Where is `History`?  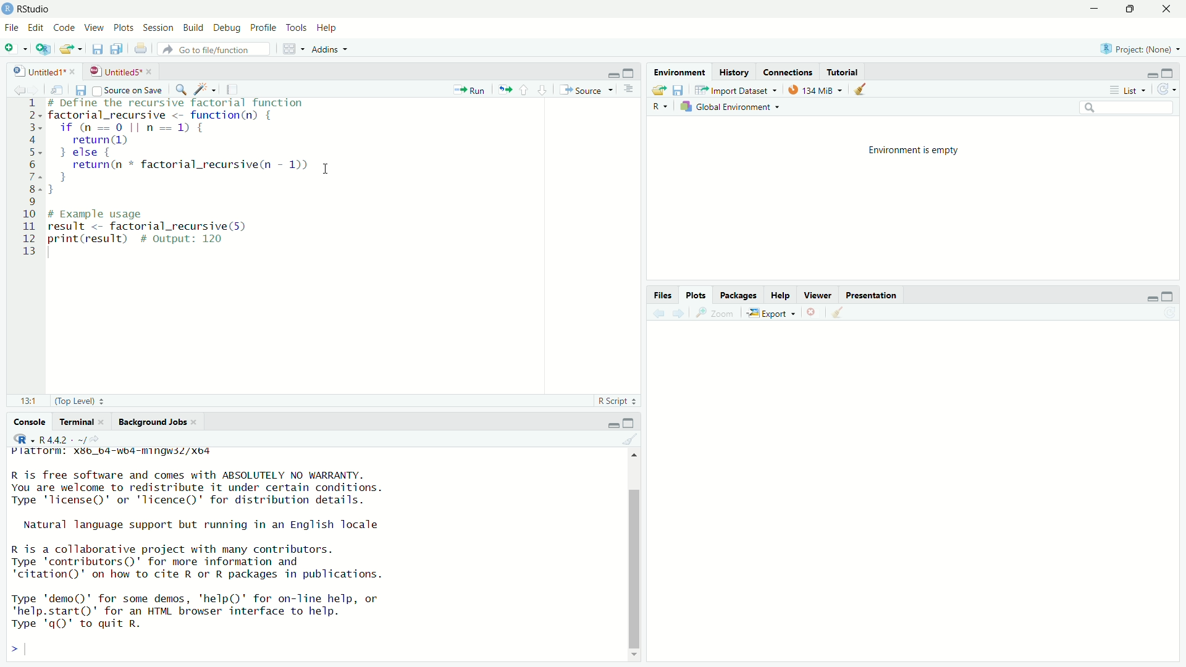 History is located at coordinates (733, 70).